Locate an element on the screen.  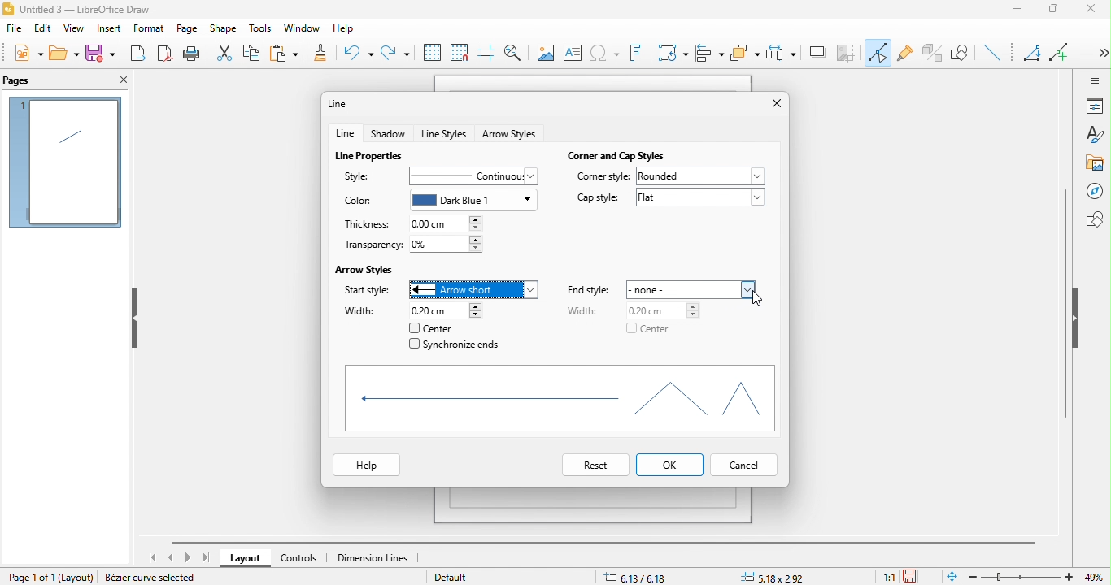
edit is located at coordinates (43, 31).